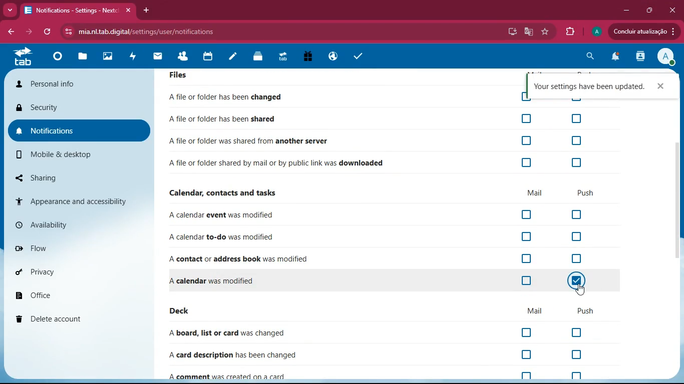 This screenshot has height=384, width=684. Describe the element at coordinates (183, 309) in the screenshot. I see `deck` at that location.